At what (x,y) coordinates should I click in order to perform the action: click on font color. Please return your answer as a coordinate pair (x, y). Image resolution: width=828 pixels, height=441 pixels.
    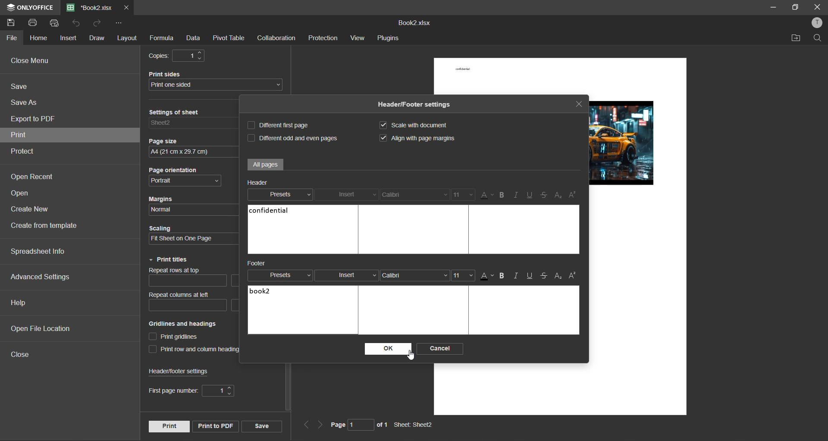
    Looking at the image, I should click on (488, 275).